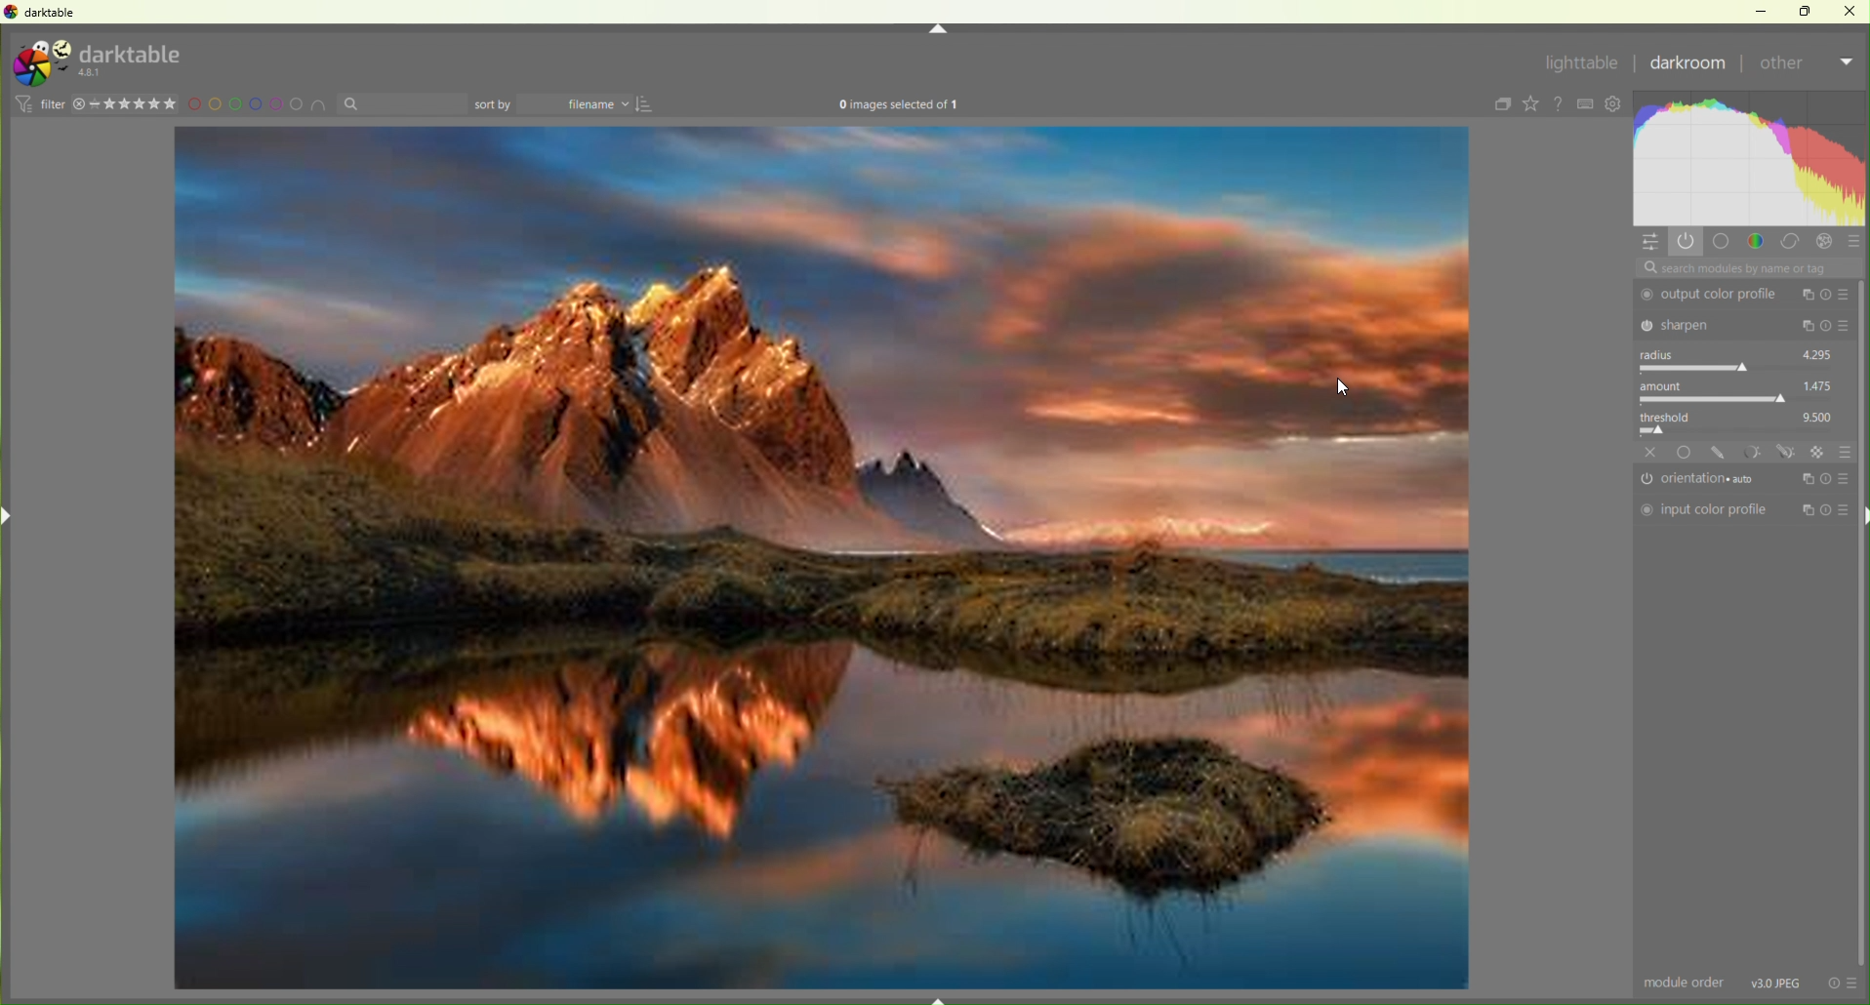 The image size is (1870, 1005). What do you see at coordinates (1704, 480) in the screenshot?
I see `orientation` at bounding box center [1704, 480].